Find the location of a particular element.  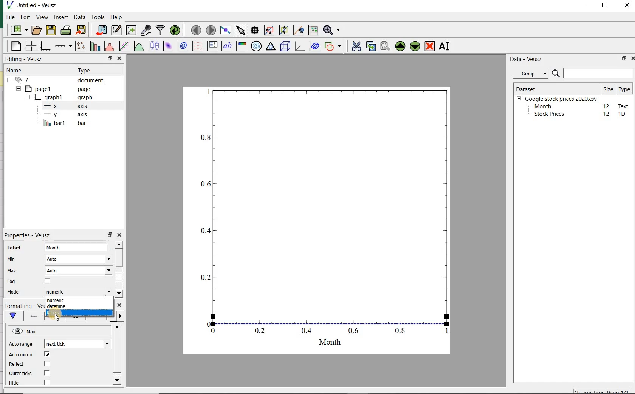

plot box plots is located at coordinates (152, 47).